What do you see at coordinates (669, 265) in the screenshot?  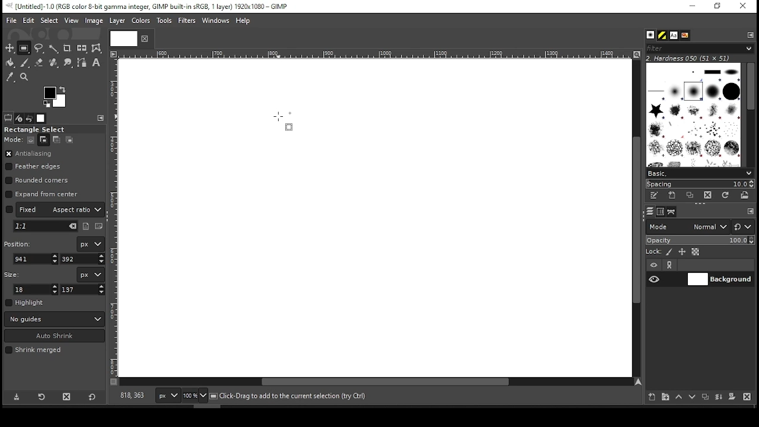 I see `link` at bounding box center [669, 265].